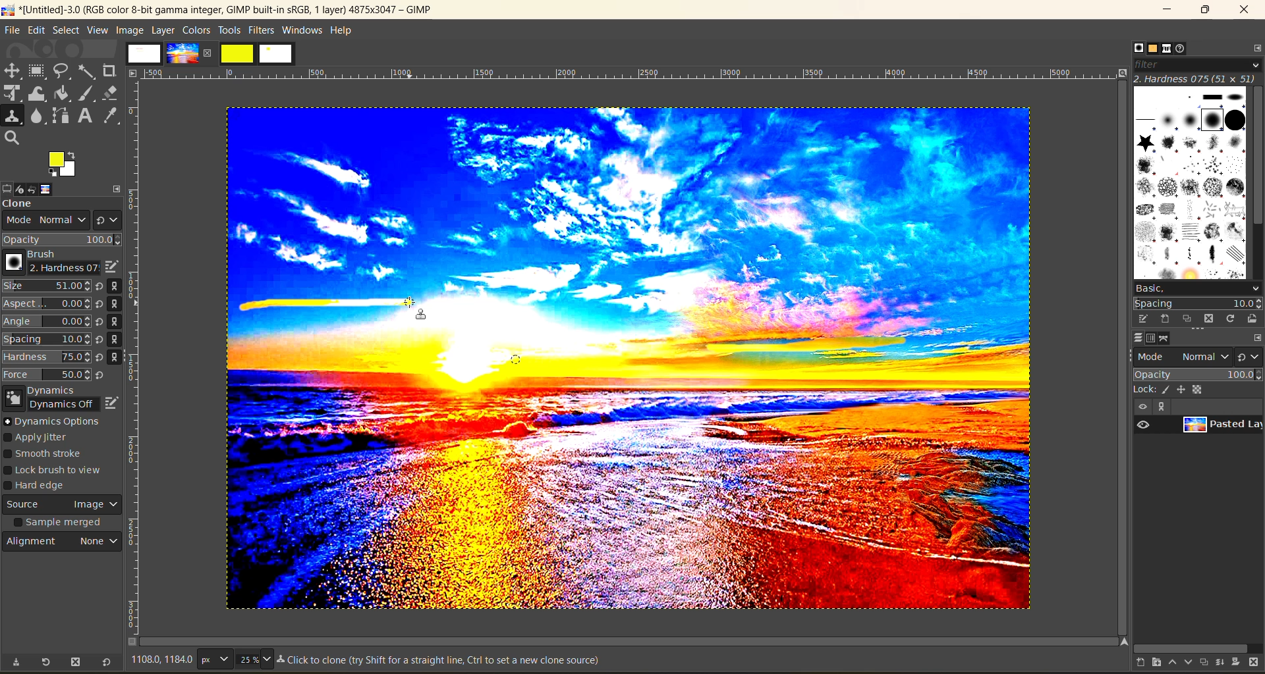 The height and width of the screenshot is (674, 1265). I want to click on position, so click(1183, 389).